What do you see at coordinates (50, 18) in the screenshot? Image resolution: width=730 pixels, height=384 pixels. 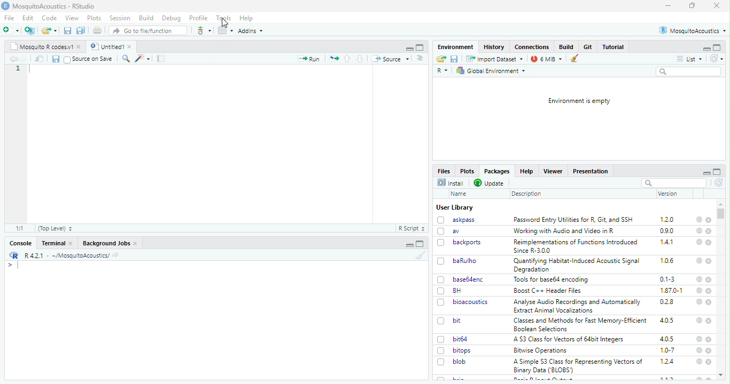 I see `Code` at bounding box center [50, 18].